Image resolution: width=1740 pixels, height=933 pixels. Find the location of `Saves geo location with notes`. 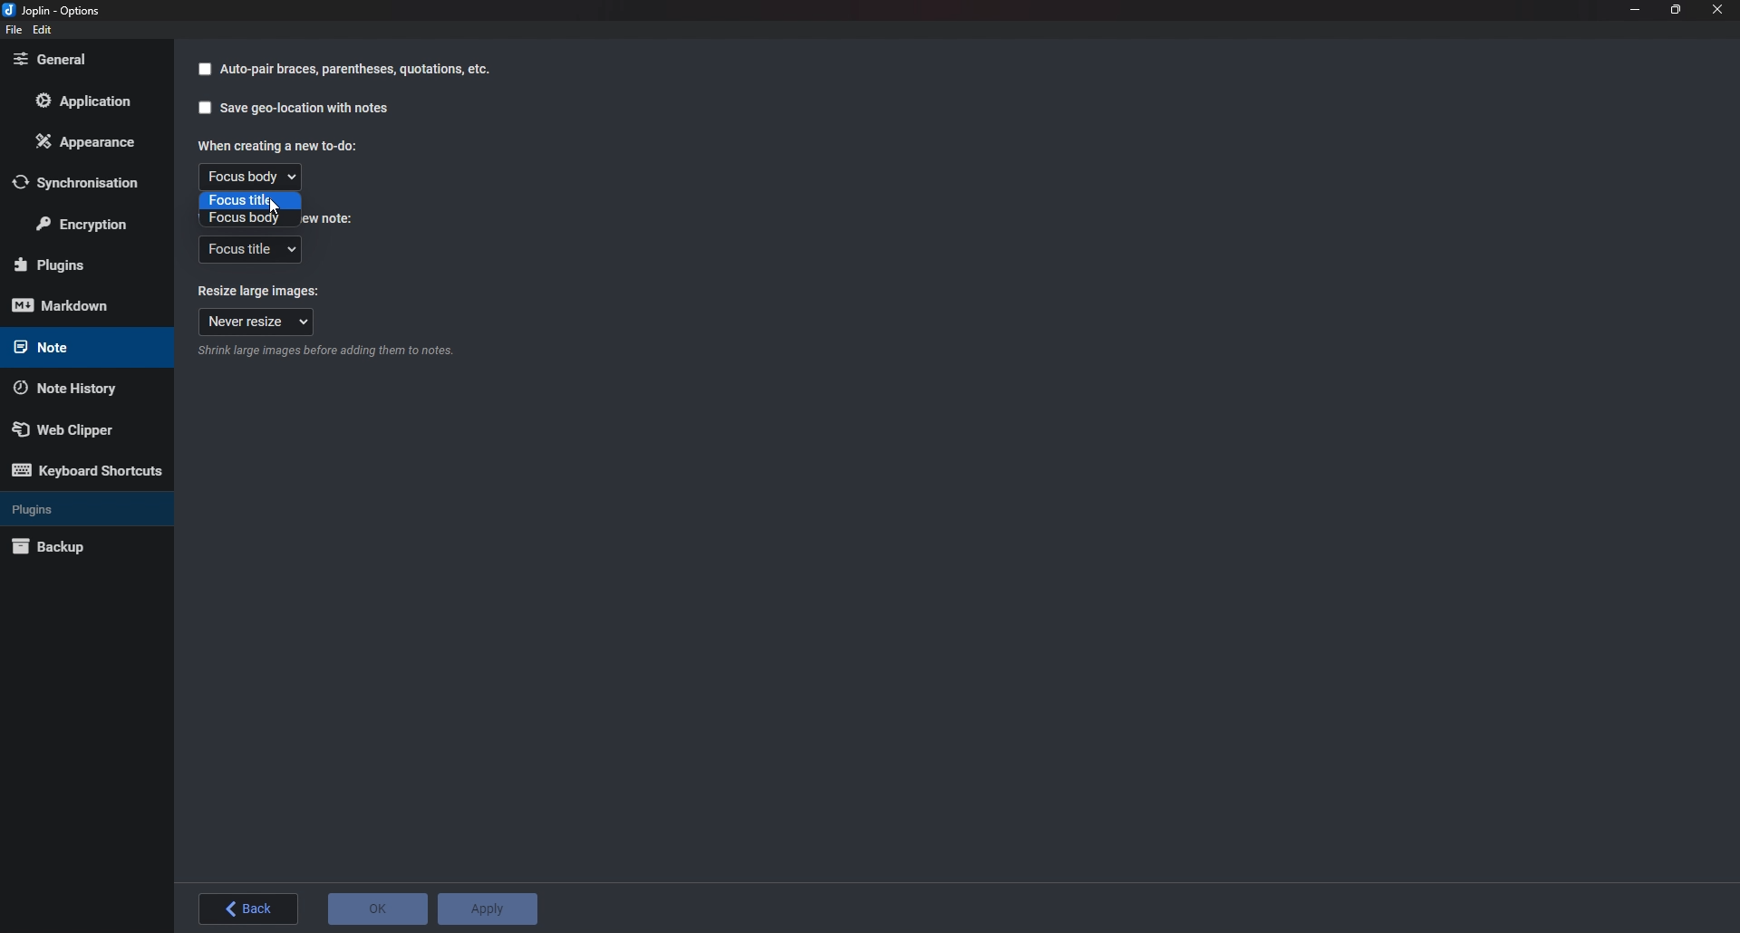

Saves geo location with notes is located at coordinates (305, 109).